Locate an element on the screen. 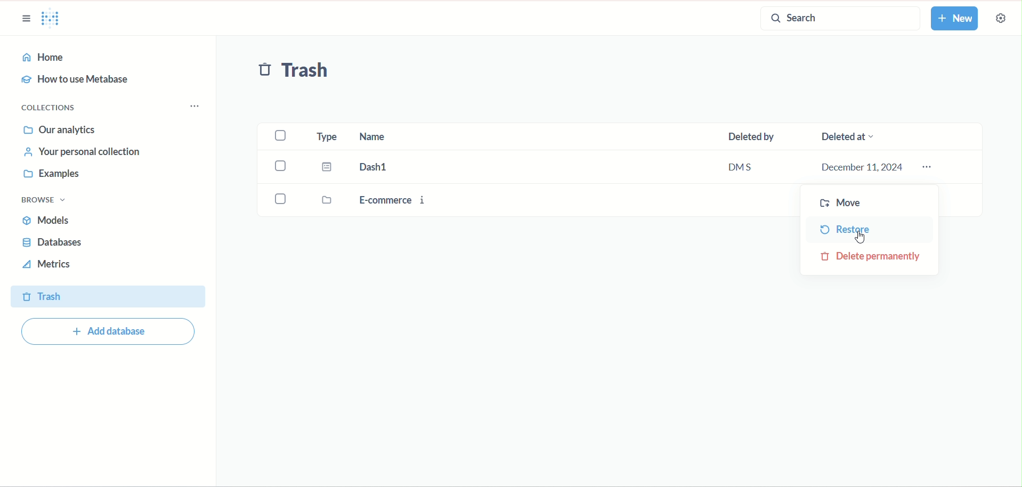  delete permanently is located at coordinates (873, 257).